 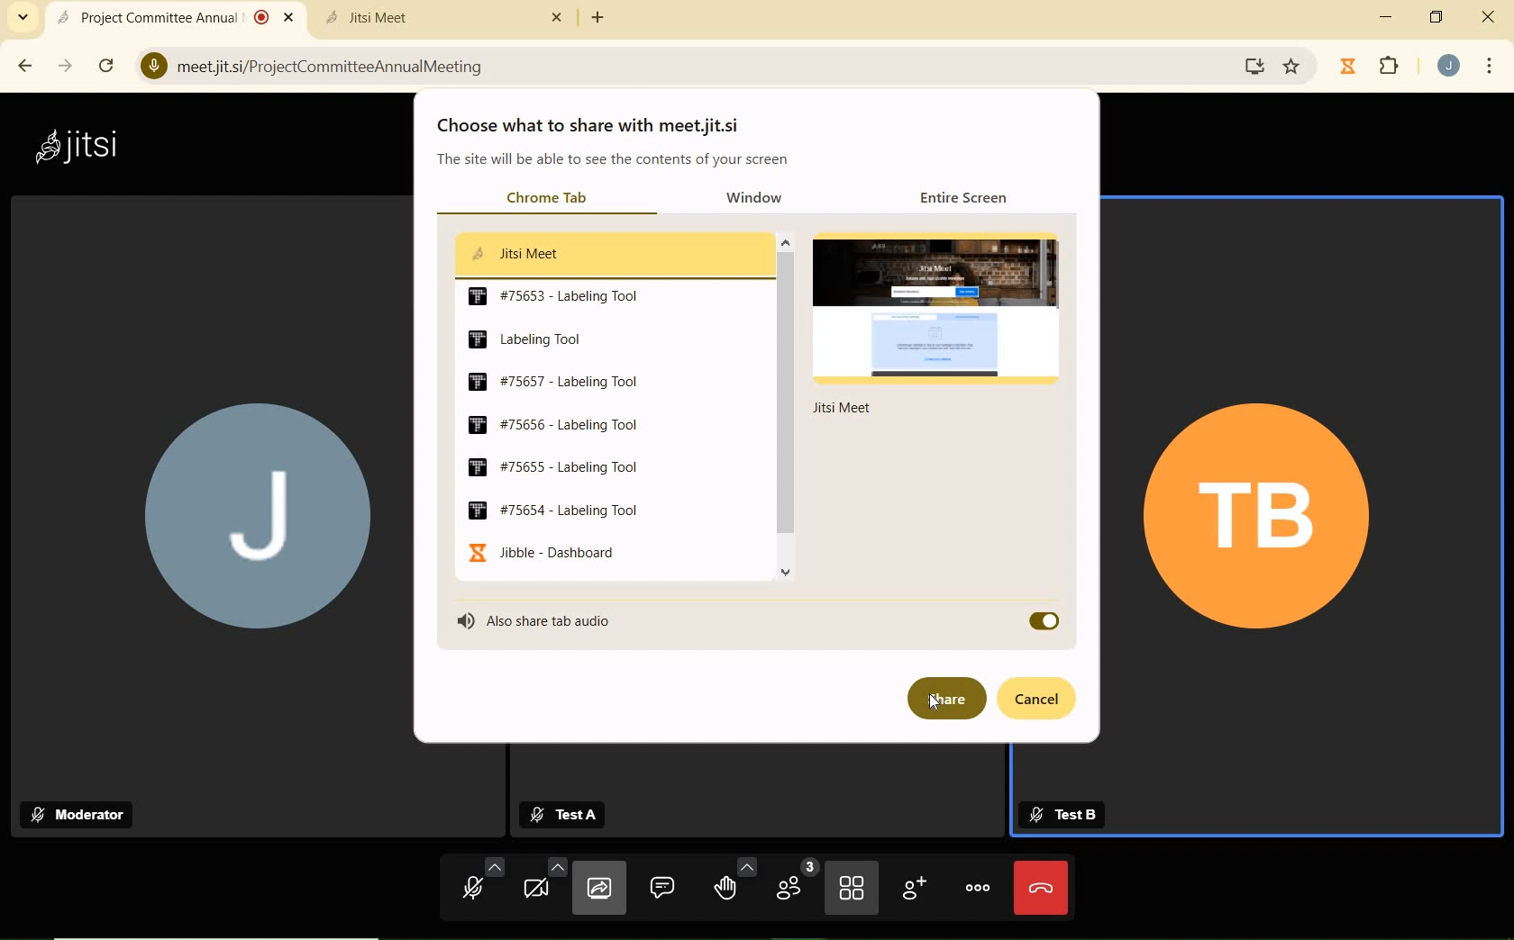 I want to click on participants, so click(x=795, y=885).